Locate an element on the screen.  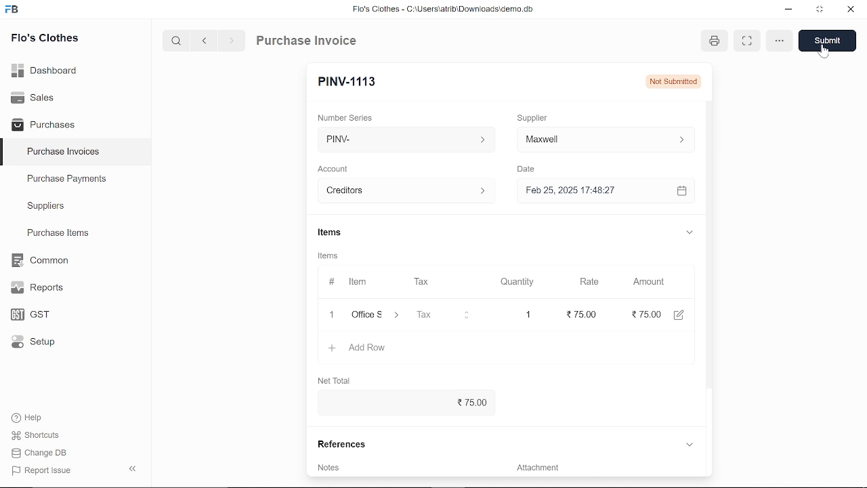
Amount is located at coordinates (648, 281).